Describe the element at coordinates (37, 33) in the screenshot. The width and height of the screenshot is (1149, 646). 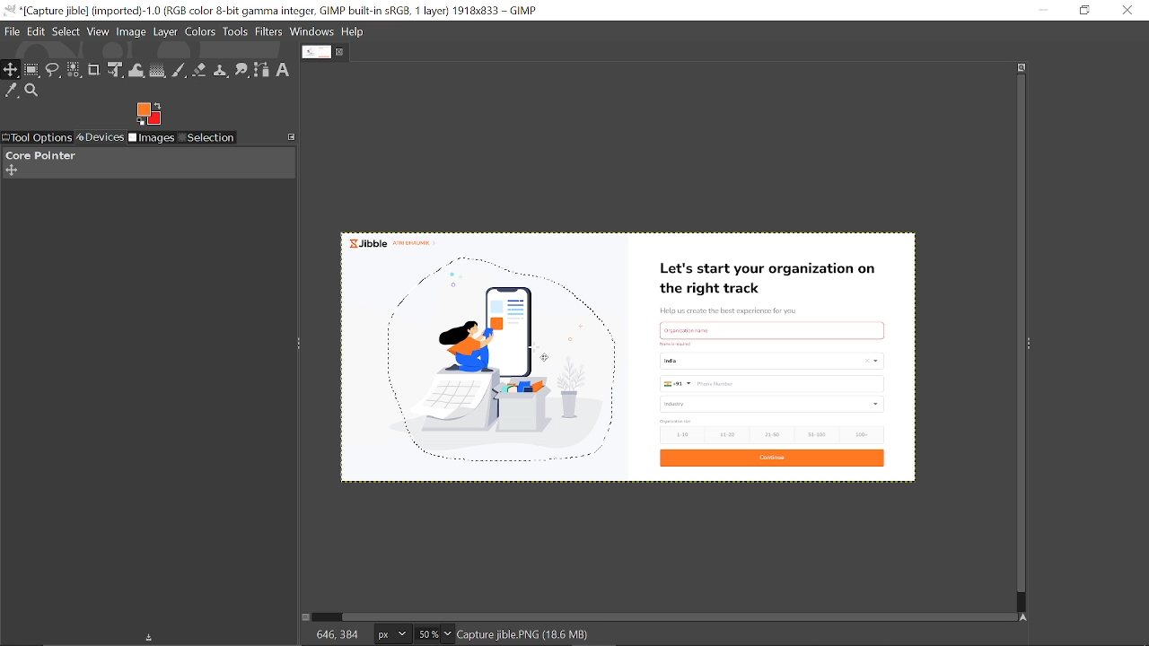
I see `Edit` at that location.